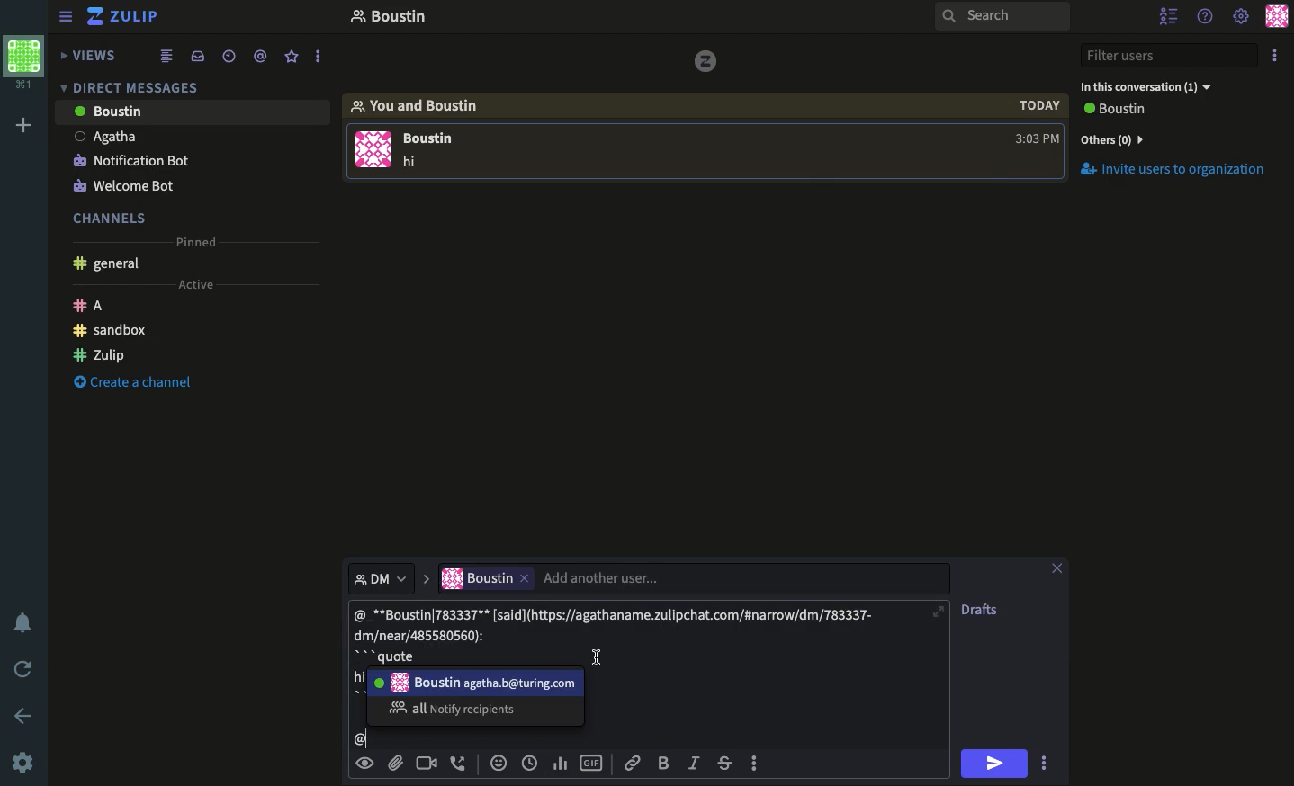  I want to click on Options, so click(1044, 762).